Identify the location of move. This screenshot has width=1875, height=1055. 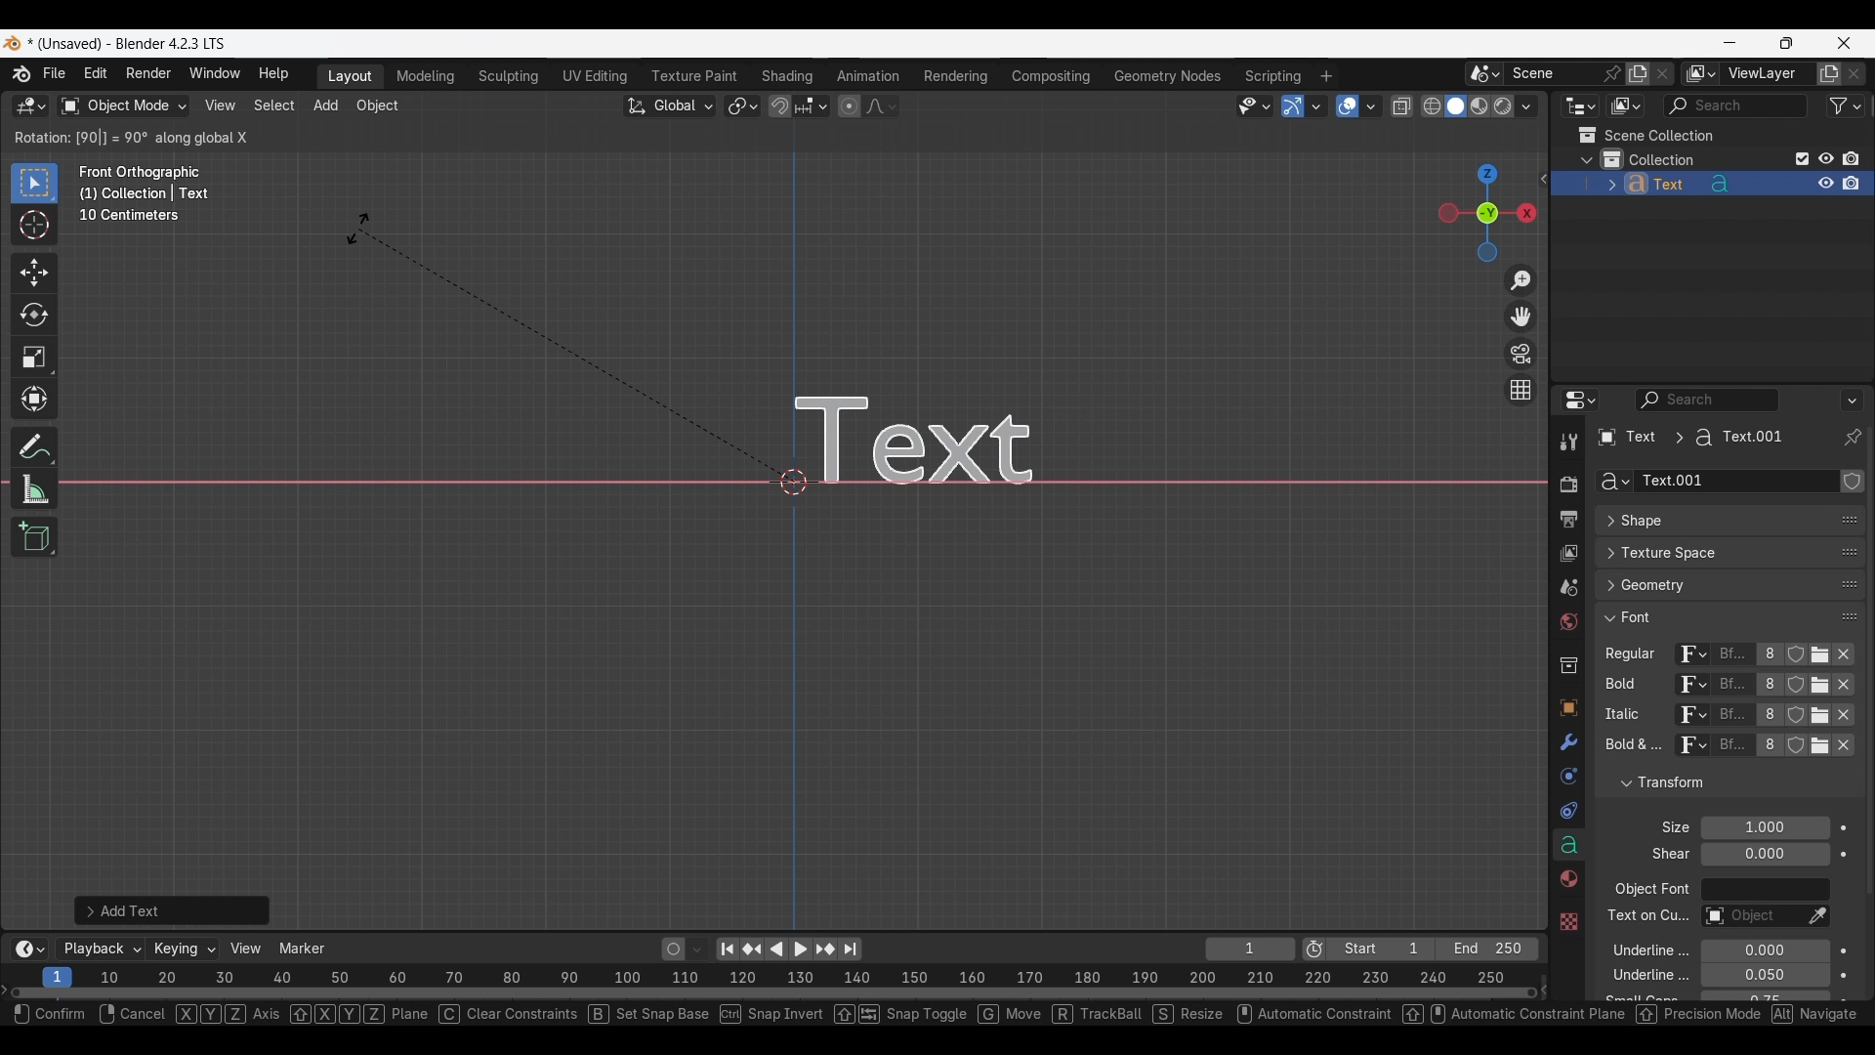
(1011, 1017).